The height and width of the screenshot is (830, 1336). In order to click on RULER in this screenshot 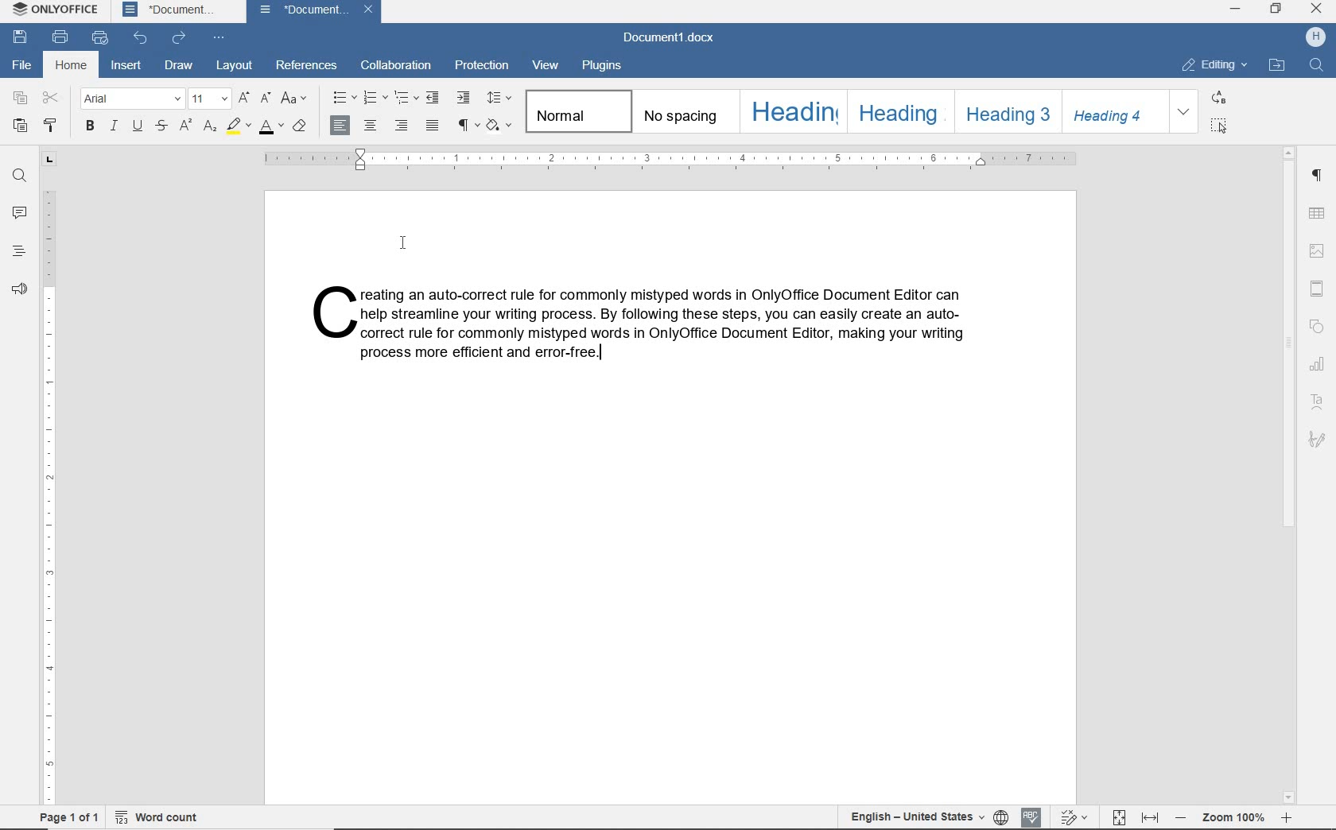, I will do `click(672, 160)`.